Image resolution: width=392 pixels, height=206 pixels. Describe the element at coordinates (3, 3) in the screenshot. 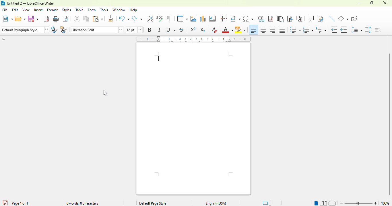

I see `logo` at that location.